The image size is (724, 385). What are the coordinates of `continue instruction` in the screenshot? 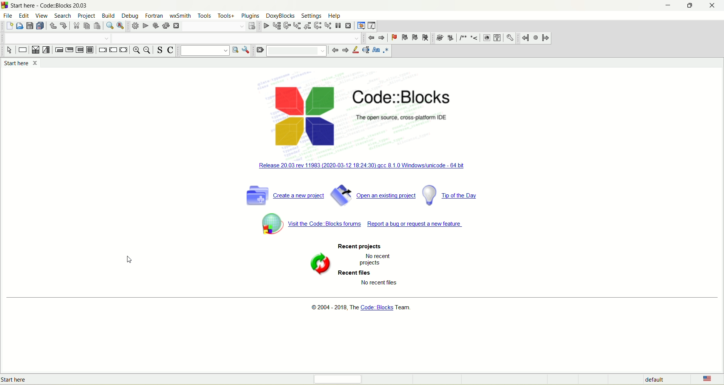 It's located at (114, 51).